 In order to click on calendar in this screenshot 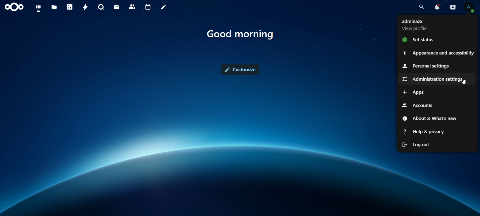, I will do `click(148, 7)`.